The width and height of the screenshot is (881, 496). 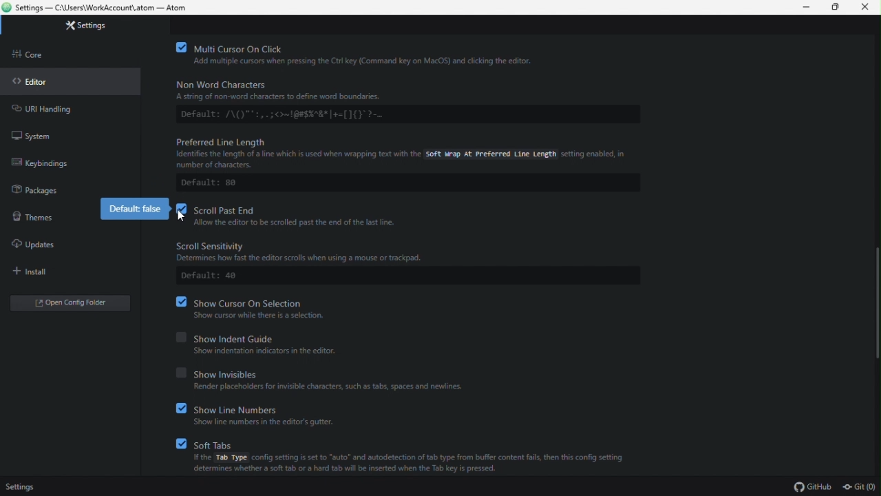 I want to click on System, so click(x=38, y=136).